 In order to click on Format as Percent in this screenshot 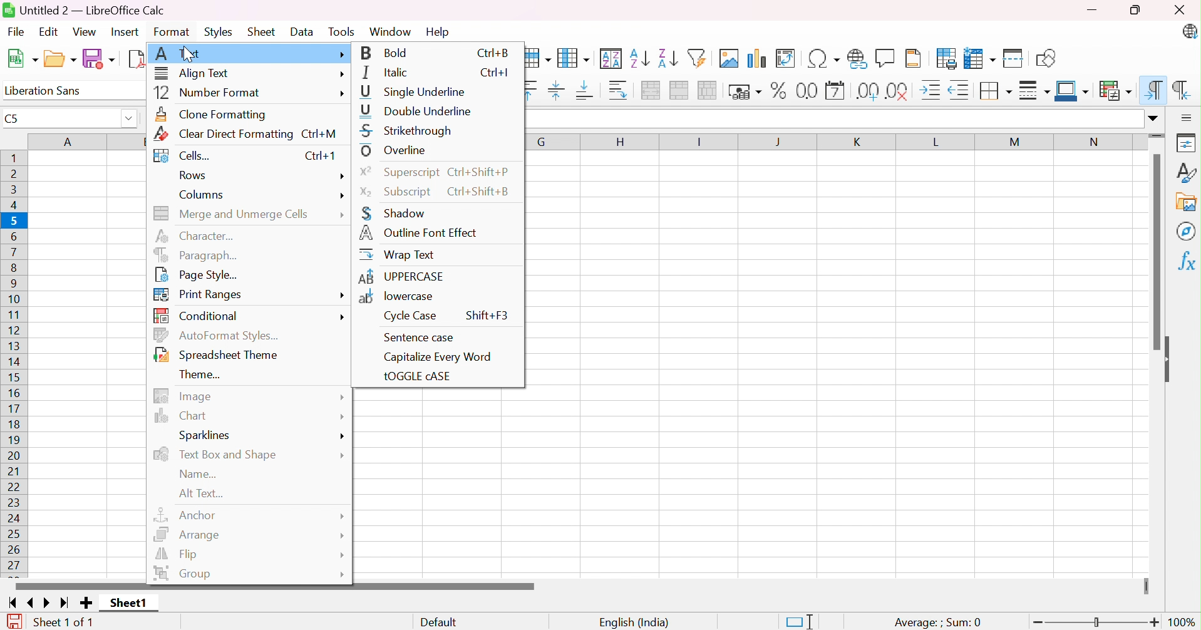, I will do `click(780, 90)`.